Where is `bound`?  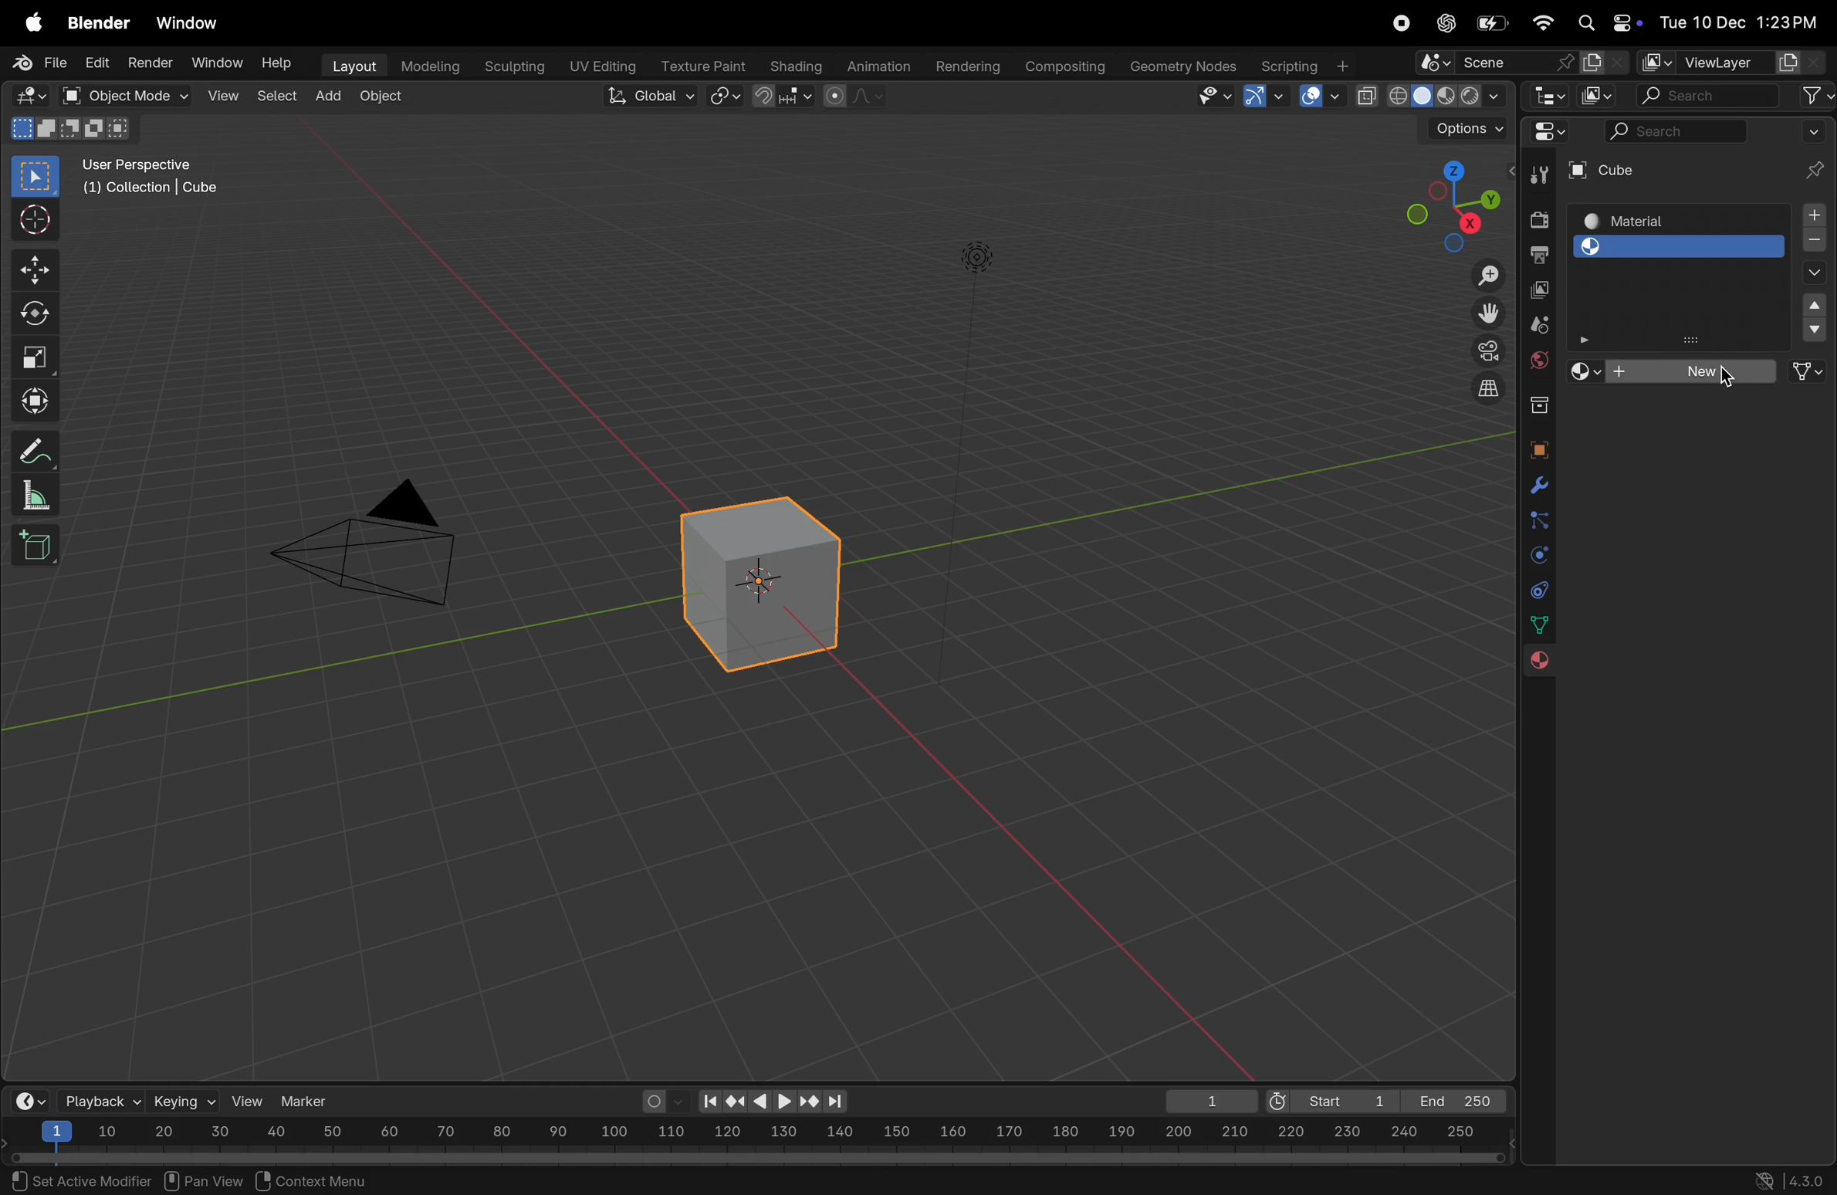 bound is located at coordinates (1539, 519).